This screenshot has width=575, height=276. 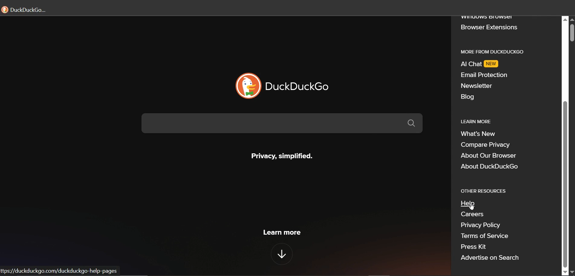 What do you see at coordinates (476, 246) in the screenshot?
I see `Press kit` at bounding box center [476, 246].